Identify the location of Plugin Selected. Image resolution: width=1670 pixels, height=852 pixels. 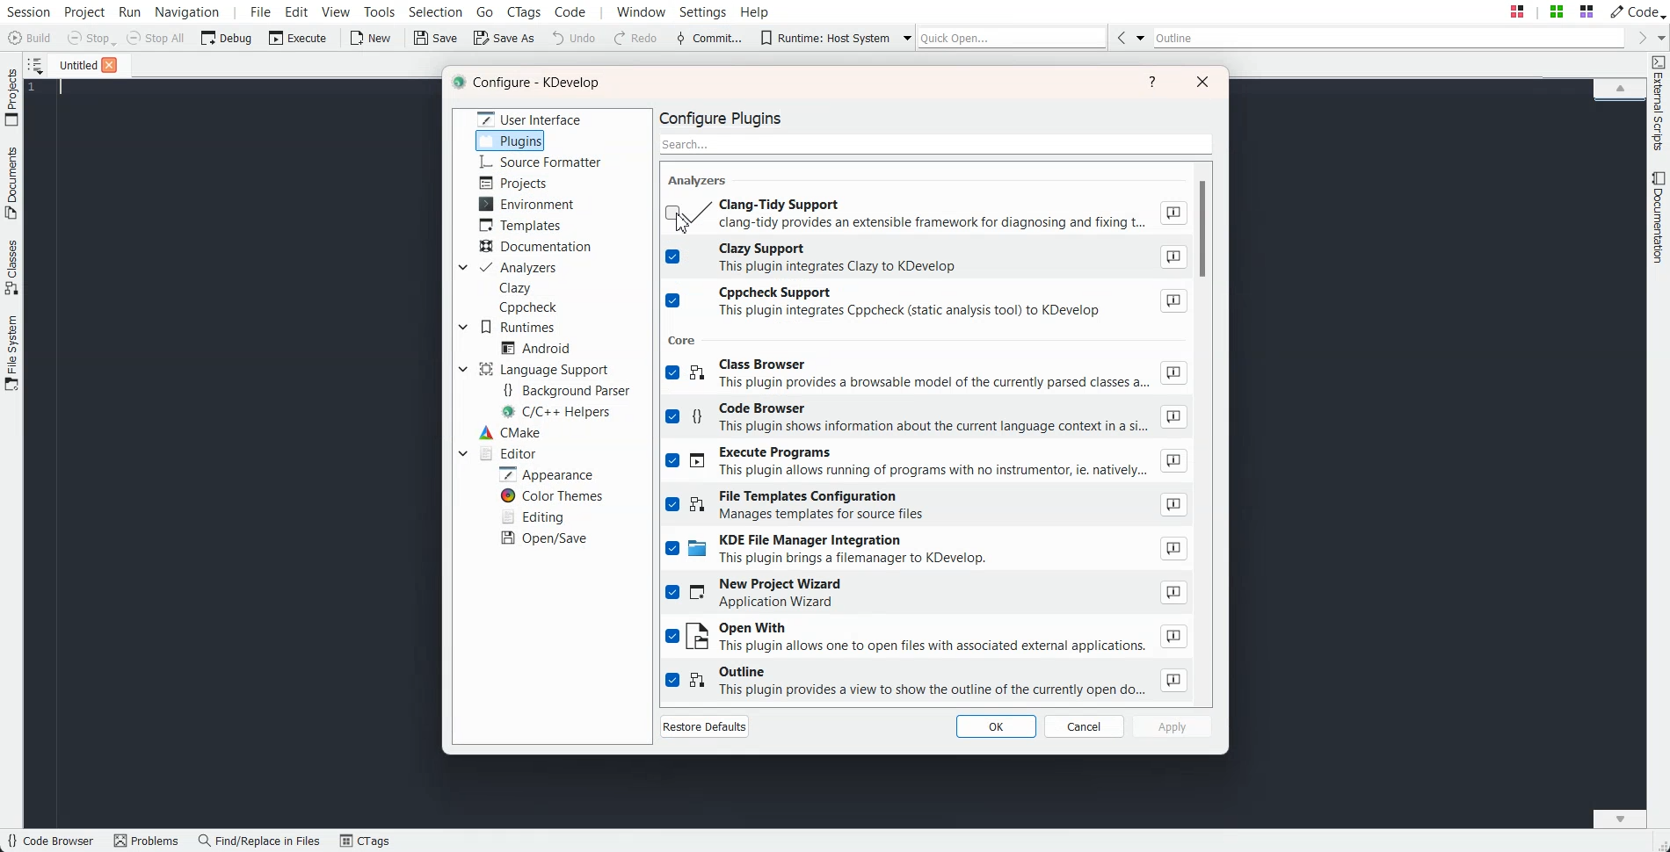
(511, 141).